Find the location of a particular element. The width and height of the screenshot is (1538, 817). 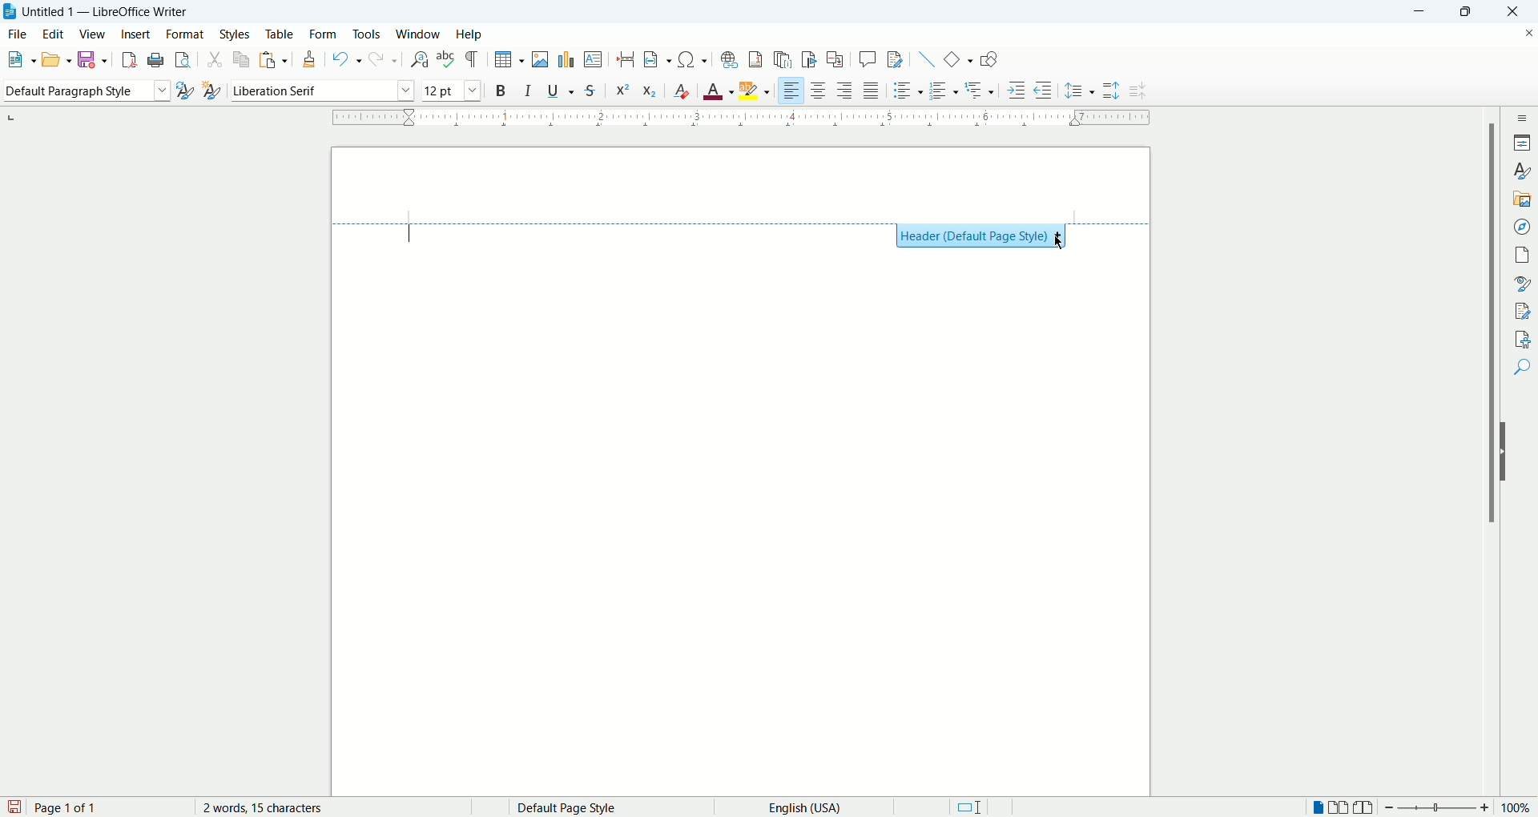

decrease indent is located at coordinates (1043, 91).